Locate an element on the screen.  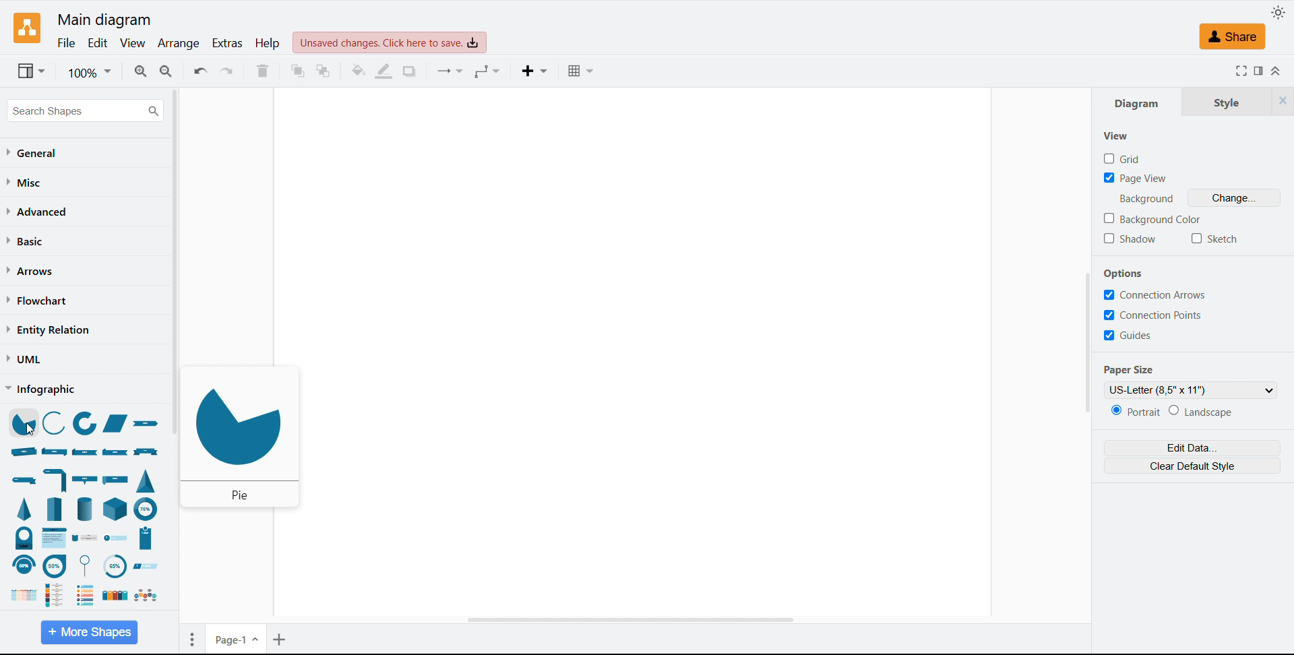
To front  is located at coordinates (297, 71).